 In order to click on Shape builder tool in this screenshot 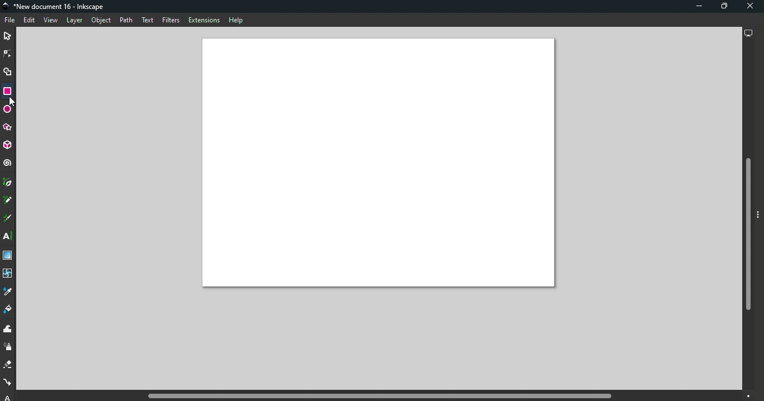, I will do `click(9, 74)`.